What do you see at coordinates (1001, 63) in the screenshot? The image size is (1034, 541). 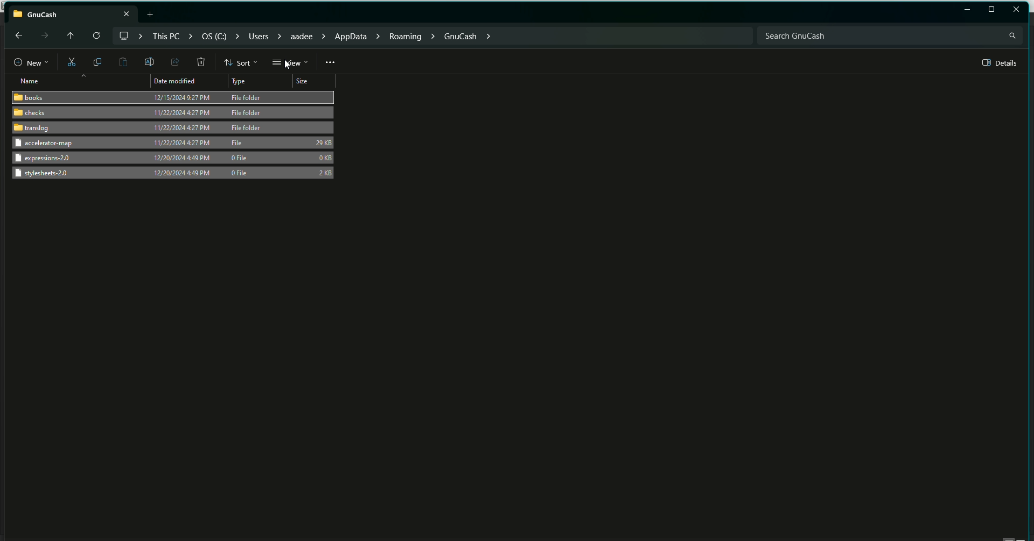 I see `Details` at bounding box center [1001, 63].